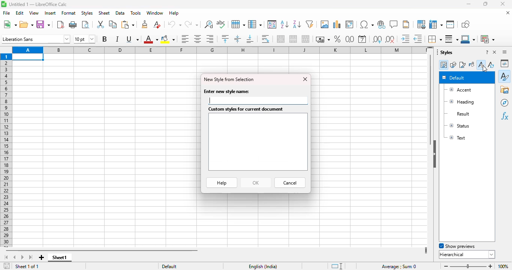  What do you see at coordinates (451, 24) in the screenshot?
I see `split window` at bounding box center [451, 24].